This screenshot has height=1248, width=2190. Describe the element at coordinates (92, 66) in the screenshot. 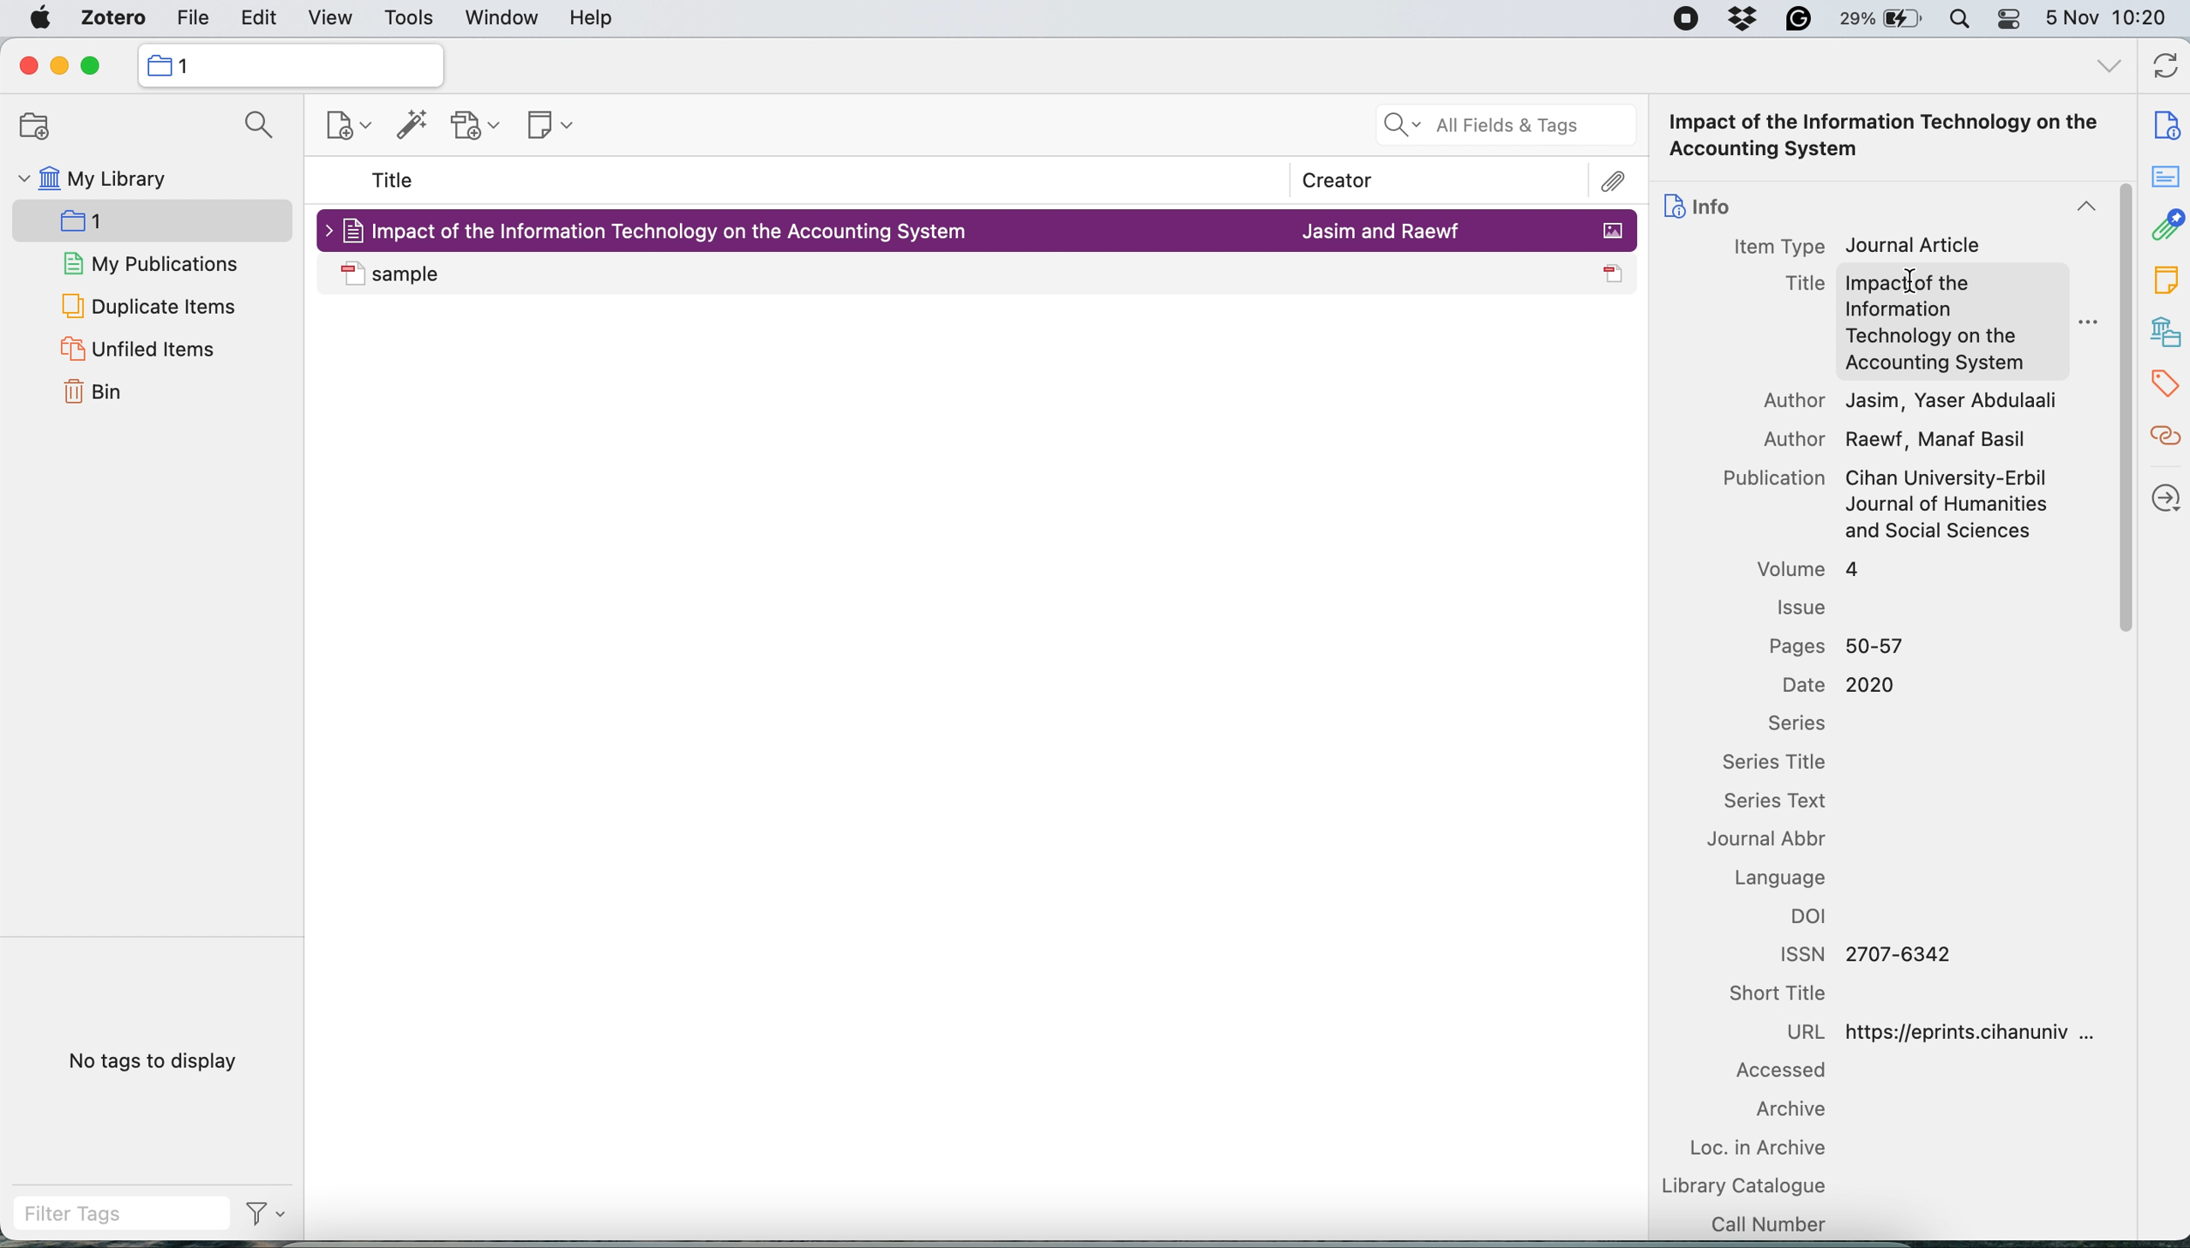

I see `maximise` at that location.